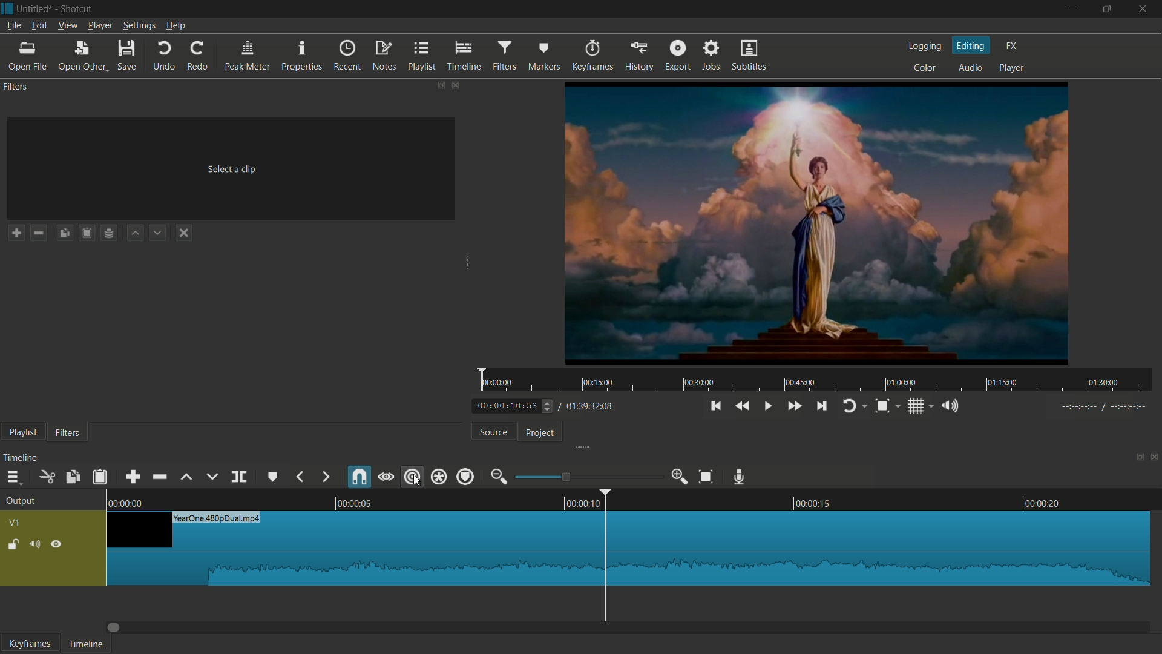  I want to click on change layout, so click(1136, 457).